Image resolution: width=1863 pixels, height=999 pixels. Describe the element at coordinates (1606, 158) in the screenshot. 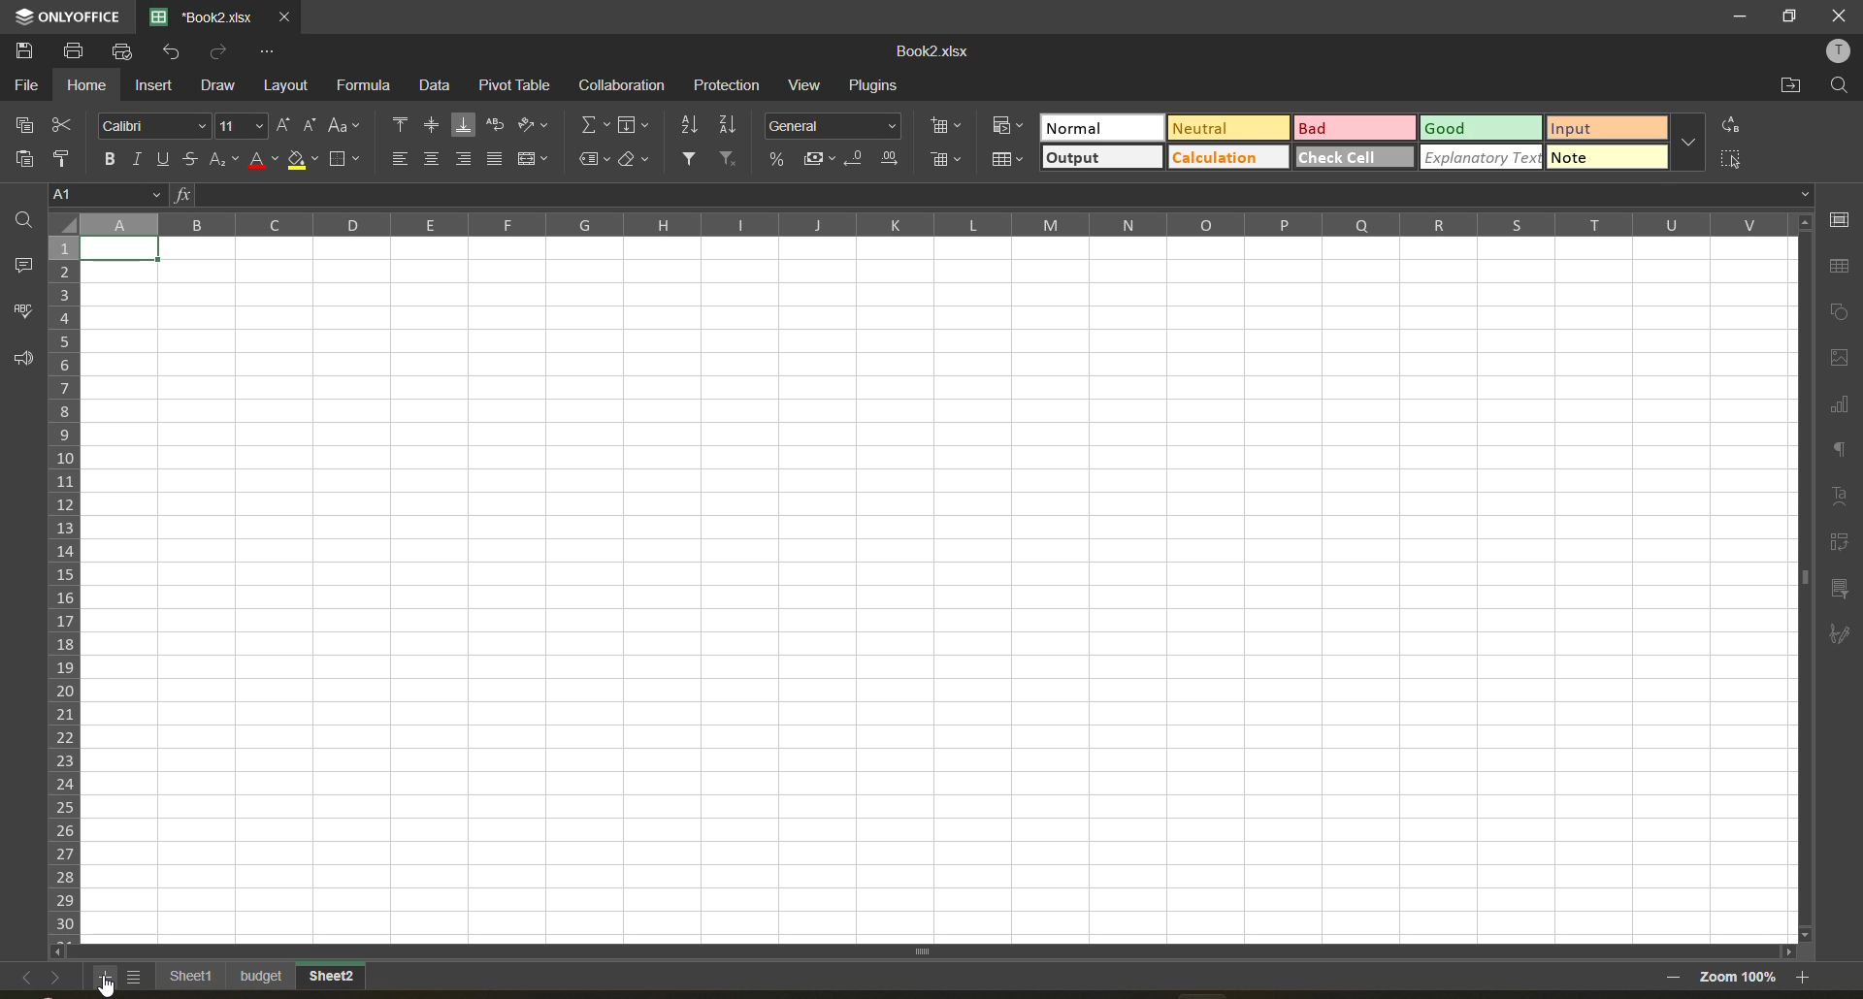

I see `note` at that location.